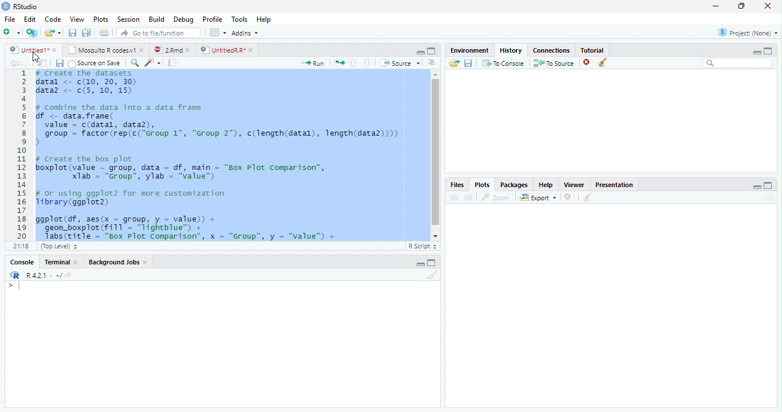 The height and width of the screenshot is (412, 782). What do you see at coordinates (432, 51) in the screenshot?
I see `Maximize` at bounding box center [432, 51].